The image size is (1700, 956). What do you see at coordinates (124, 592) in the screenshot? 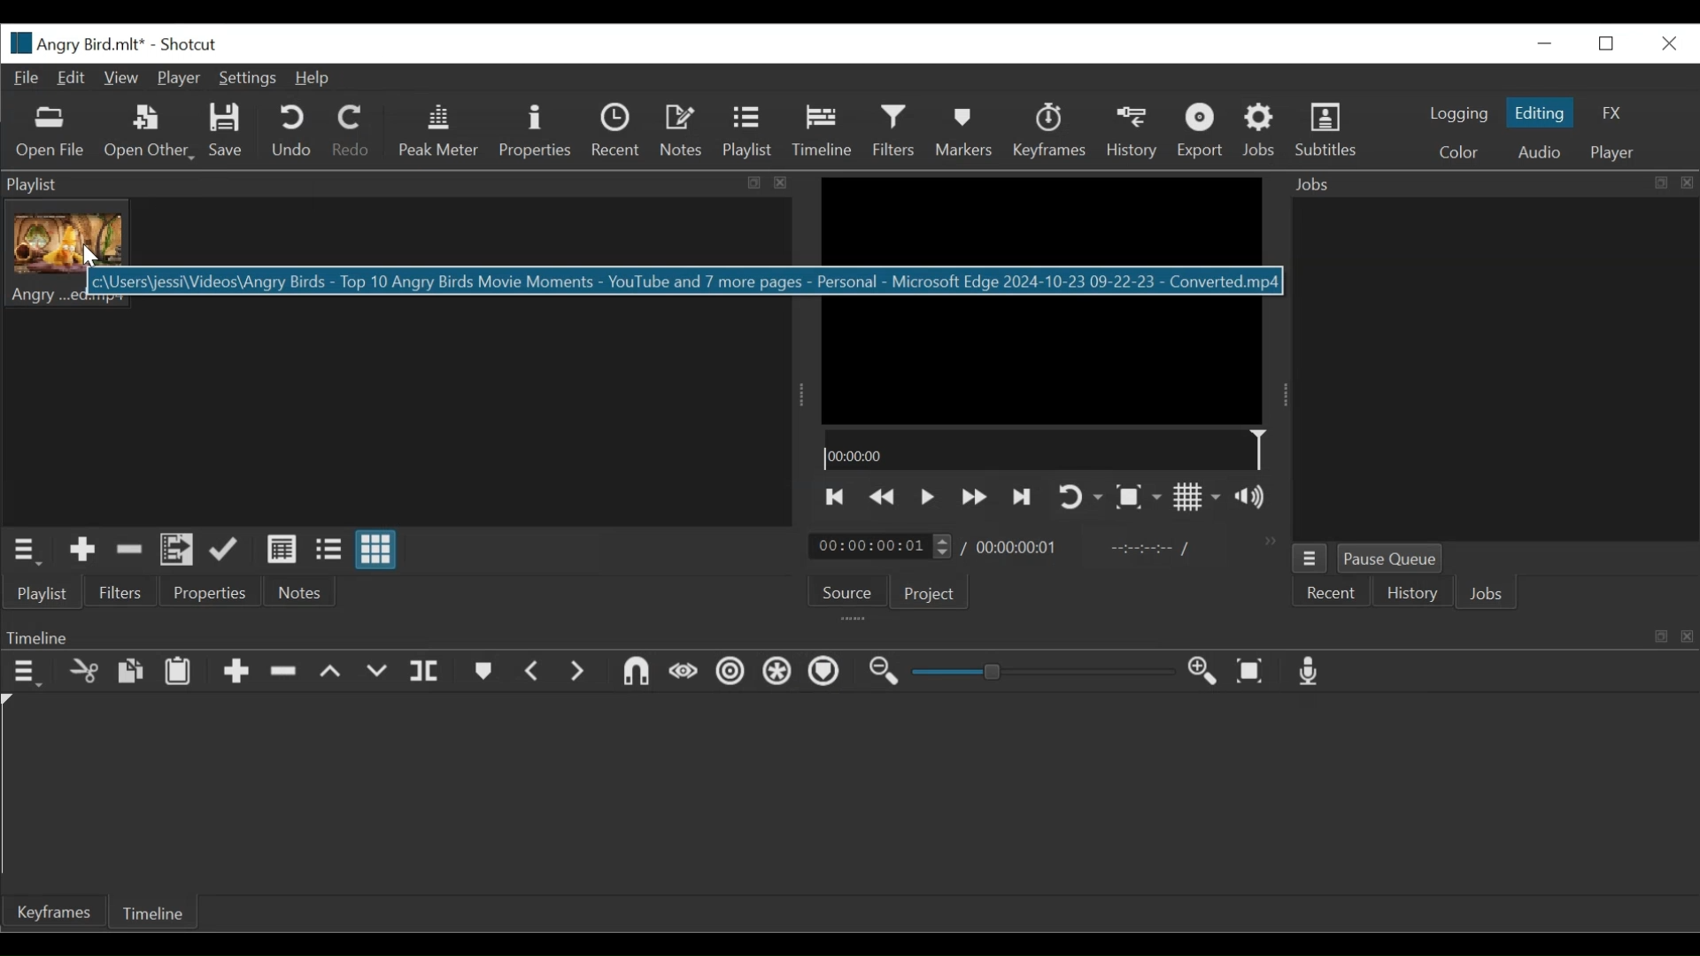
I see `Filters` at bounding box center [124, 592].